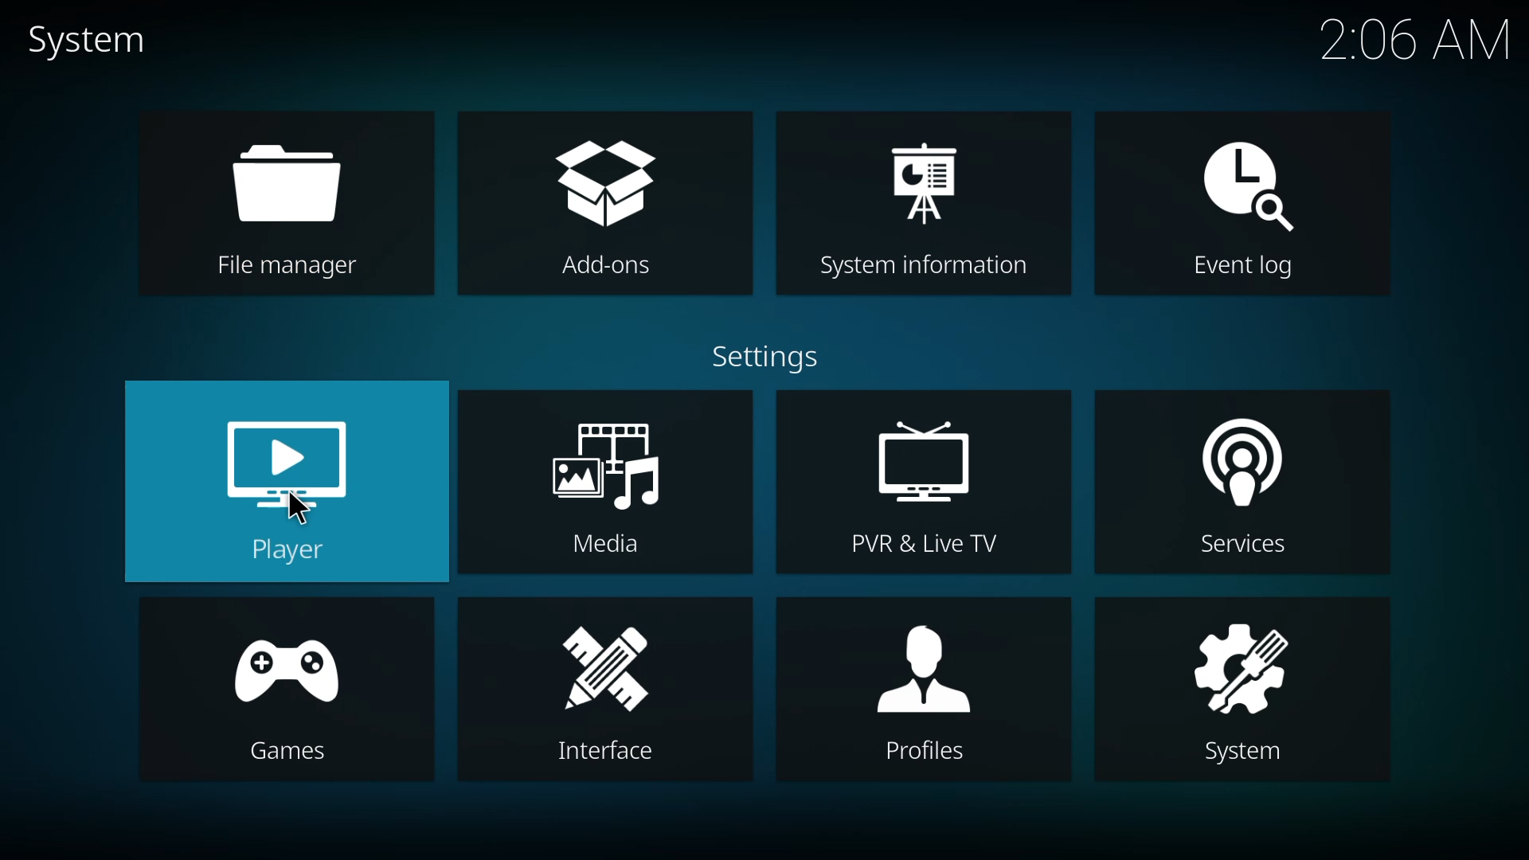  Describe the element at coordinates (287, 689) in the screenshot. I see `games` at that location.